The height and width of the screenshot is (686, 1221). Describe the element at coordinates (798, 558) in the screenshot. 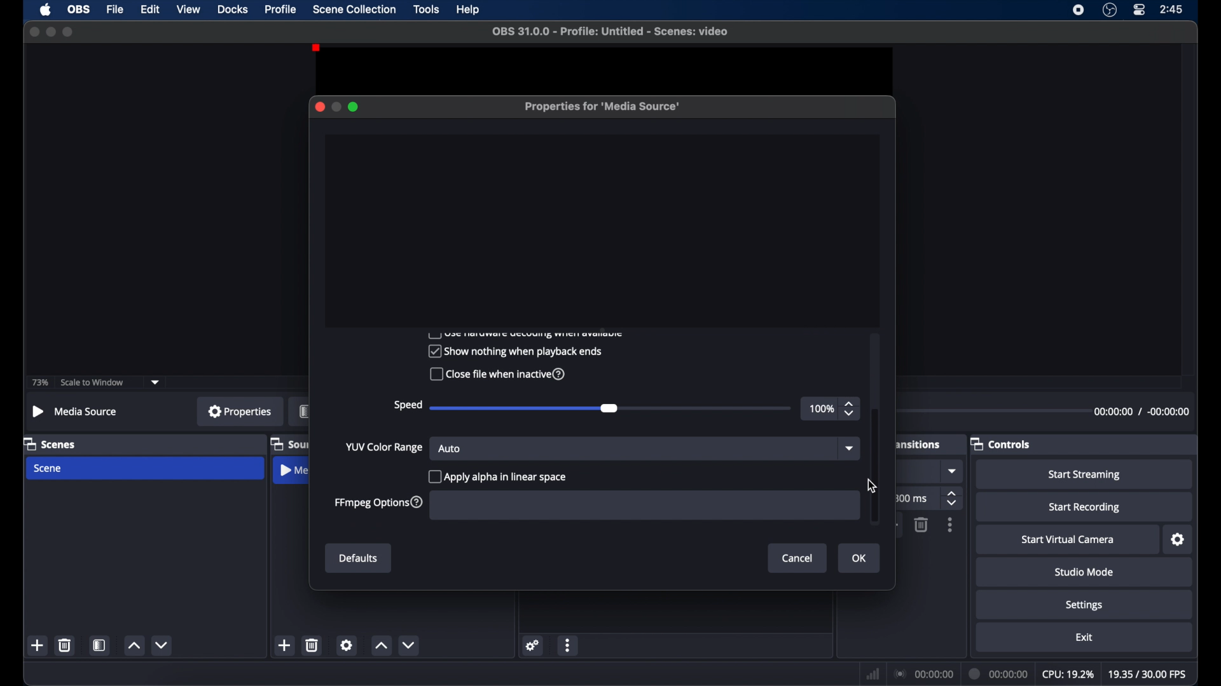

I see `cancel` at that location.